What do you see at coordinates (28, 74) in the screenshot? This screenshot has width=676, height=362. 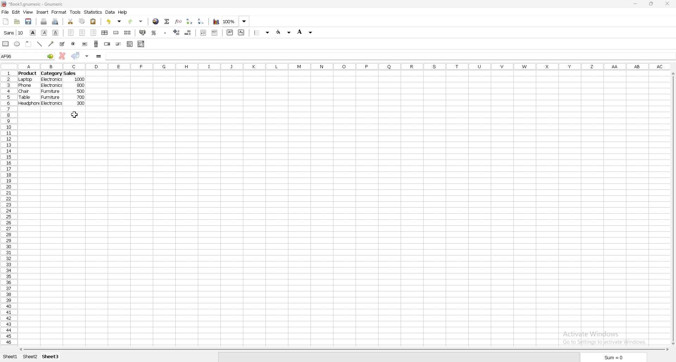 I see `product` at bounding box center [28, 74].